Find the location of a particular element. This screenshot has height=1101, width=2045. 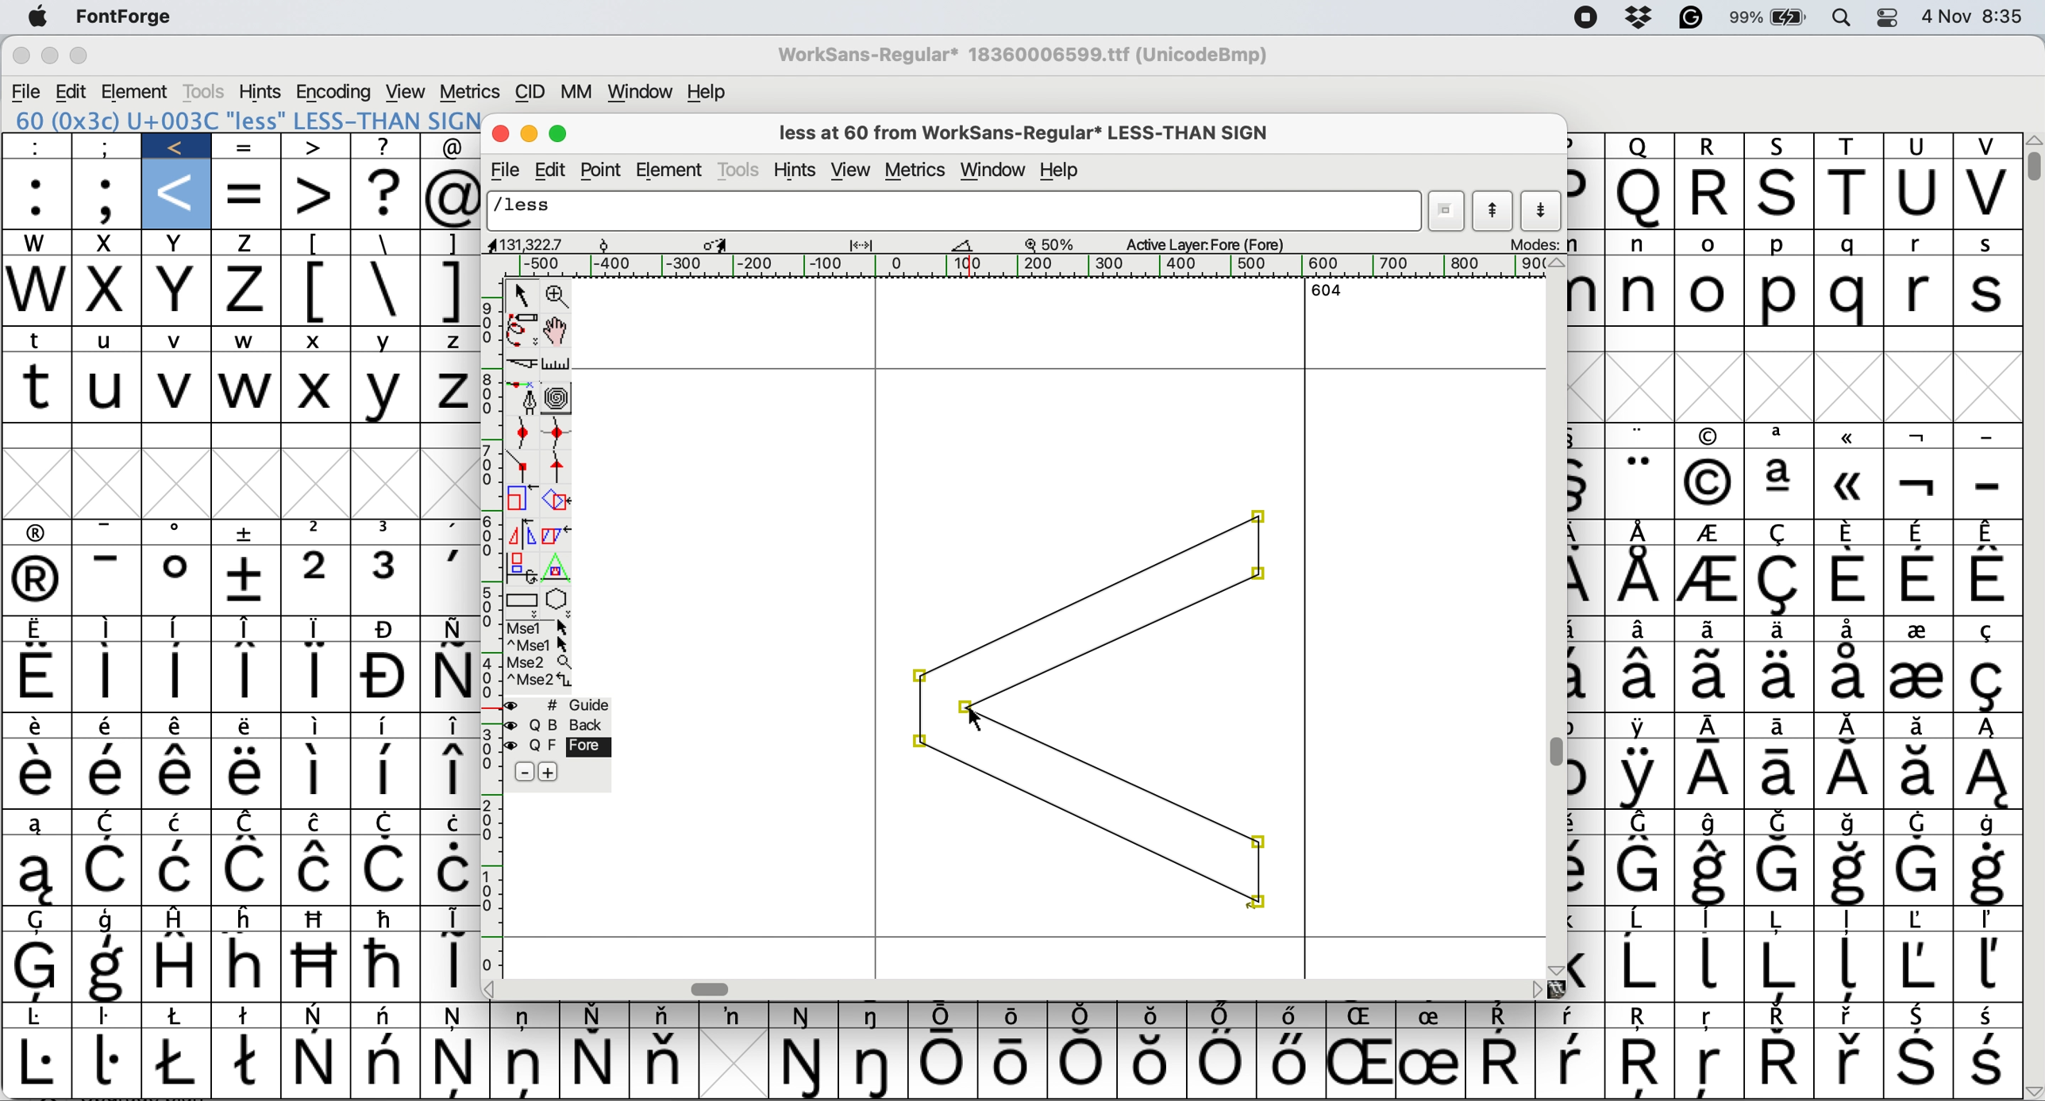

Symbol is located at coordinates (1584, 728).